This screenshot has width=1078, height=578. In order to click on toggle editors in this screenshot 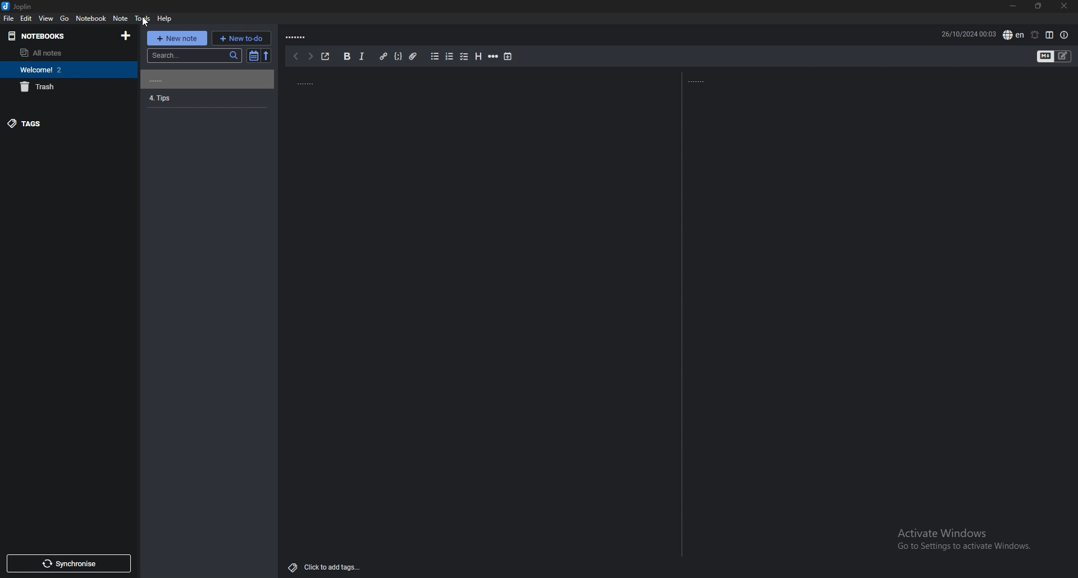, I will do `click(1063, 57)`.